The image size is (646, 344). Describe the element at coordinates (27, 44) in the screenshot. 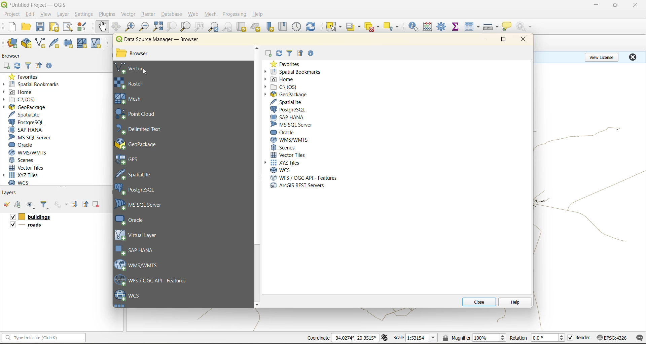

I see `new geopackage layer` at that location.